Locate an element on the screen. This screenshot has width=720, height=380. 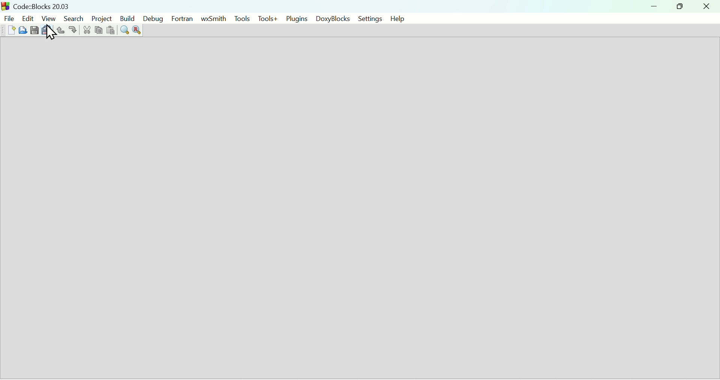
redo is located at coordinates (73, 30).